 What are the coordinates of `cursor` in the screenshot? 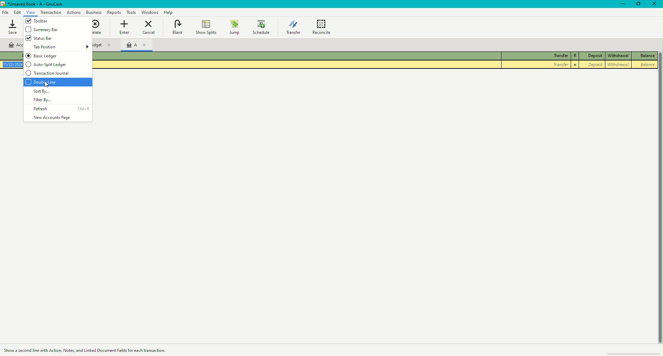 It's located at (46, 85).